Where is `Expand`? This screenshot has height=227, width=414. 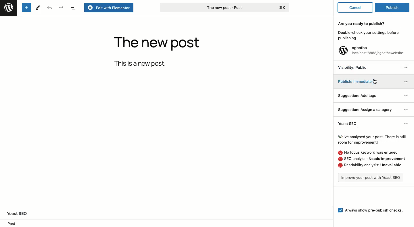 Expand is located at coordinates (407, 68).